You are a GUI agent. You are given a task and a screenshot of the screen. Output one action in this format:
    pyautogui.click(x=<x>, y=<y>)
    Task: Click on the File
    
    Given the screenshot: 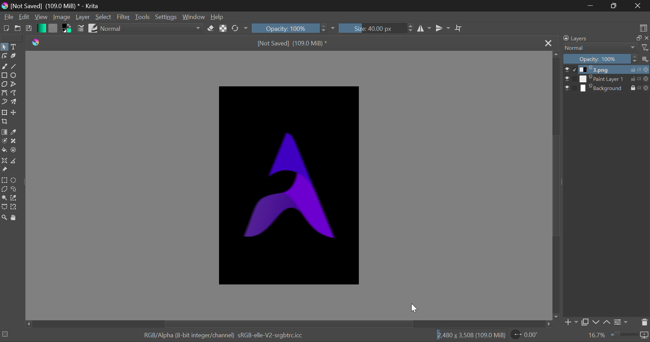 What is the action you would take?
    pyautogui.click(x=8, y=18)
    